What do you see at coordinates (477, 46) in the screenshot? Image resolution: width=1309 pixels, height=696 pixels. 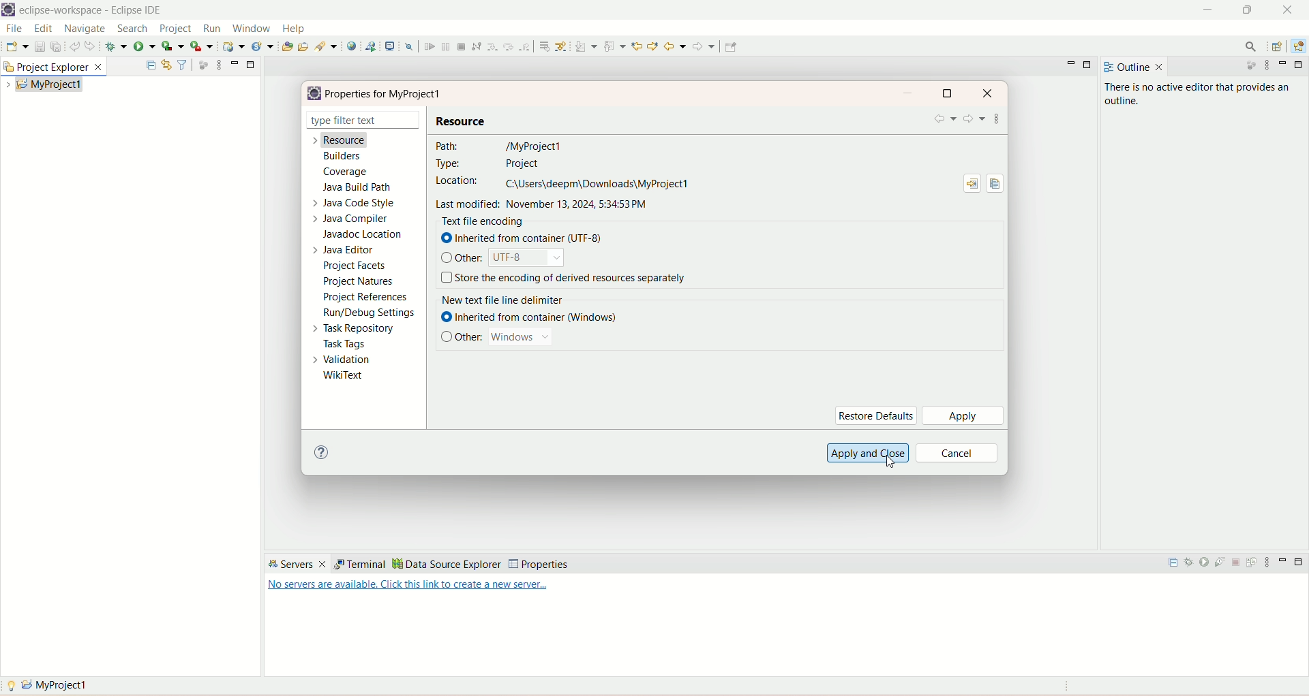 I see `disconnect` at bounding box center [477, 46].